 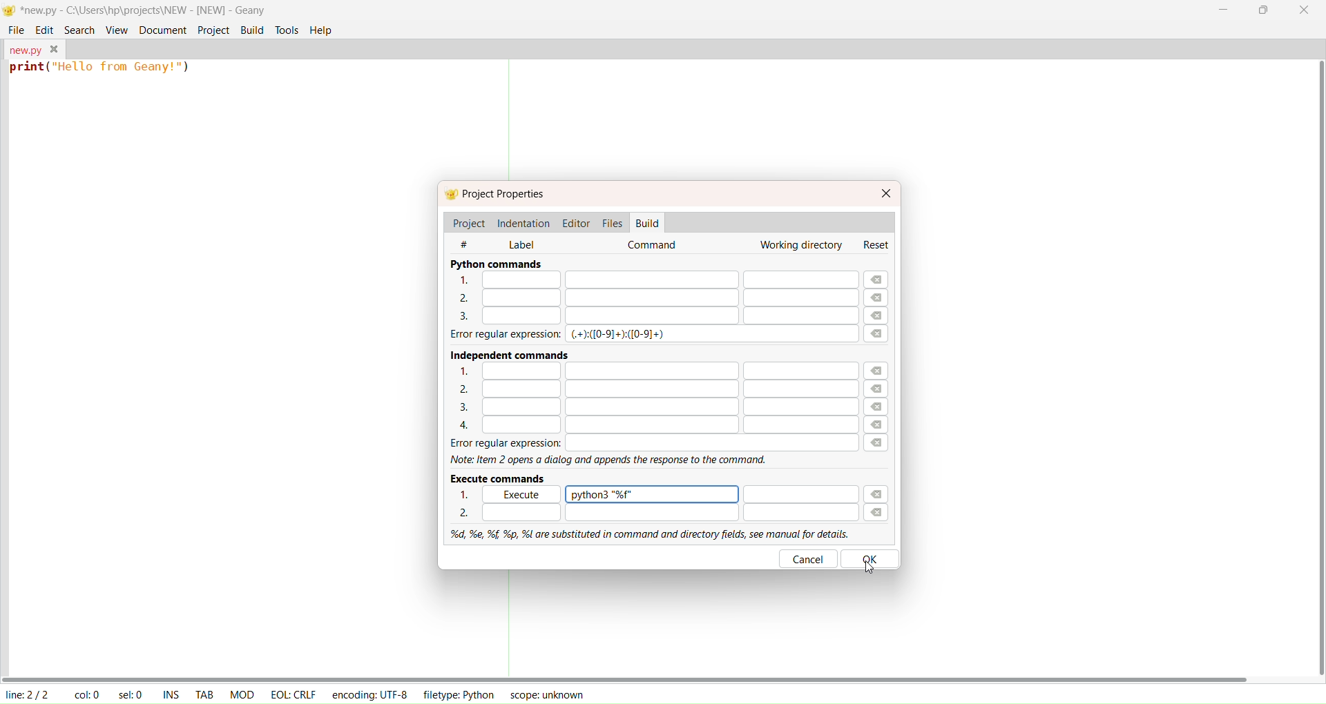 What do you see at coordinates (287, 30) in the screenshot?
I see `tools` at bounding box center [287, 30].